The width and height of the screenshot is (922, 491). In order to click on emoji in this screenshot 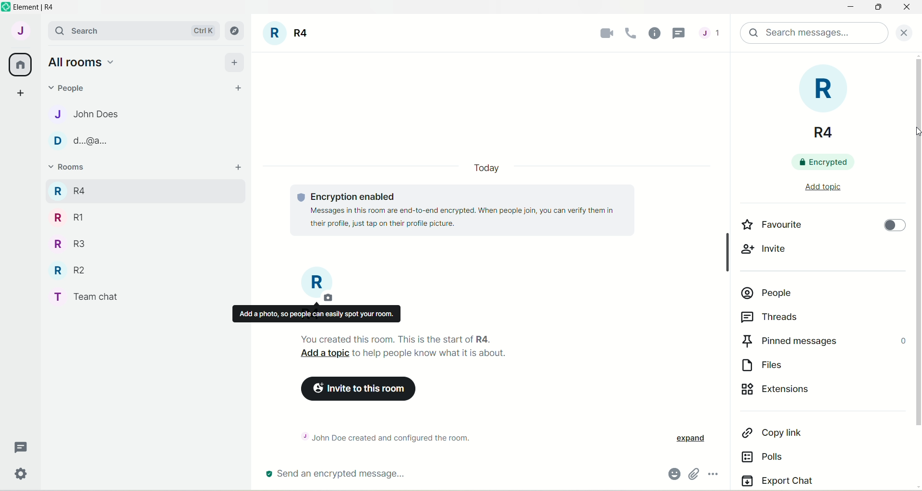, I will do `click(672, 475)`.